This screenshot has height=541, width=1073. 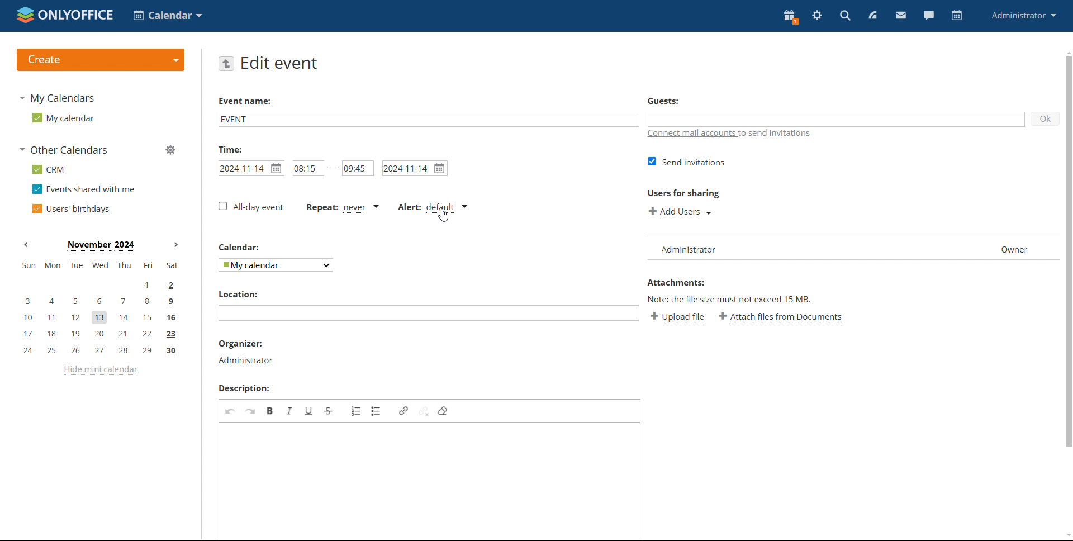 I want to click on present, so click(x=790, y=18).